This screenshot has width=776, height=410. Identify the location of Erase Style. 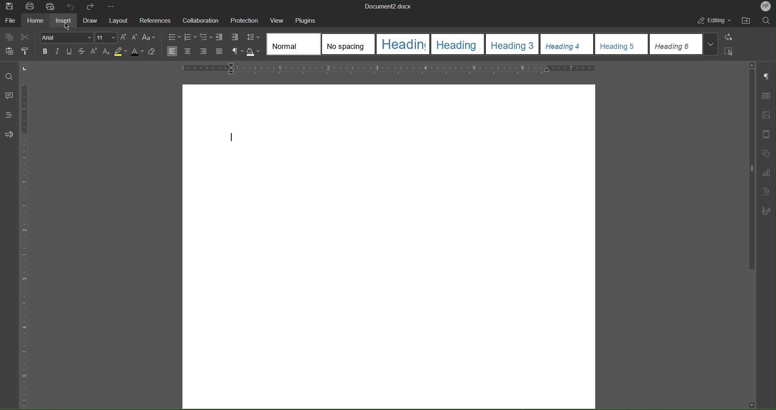
(151, 51).